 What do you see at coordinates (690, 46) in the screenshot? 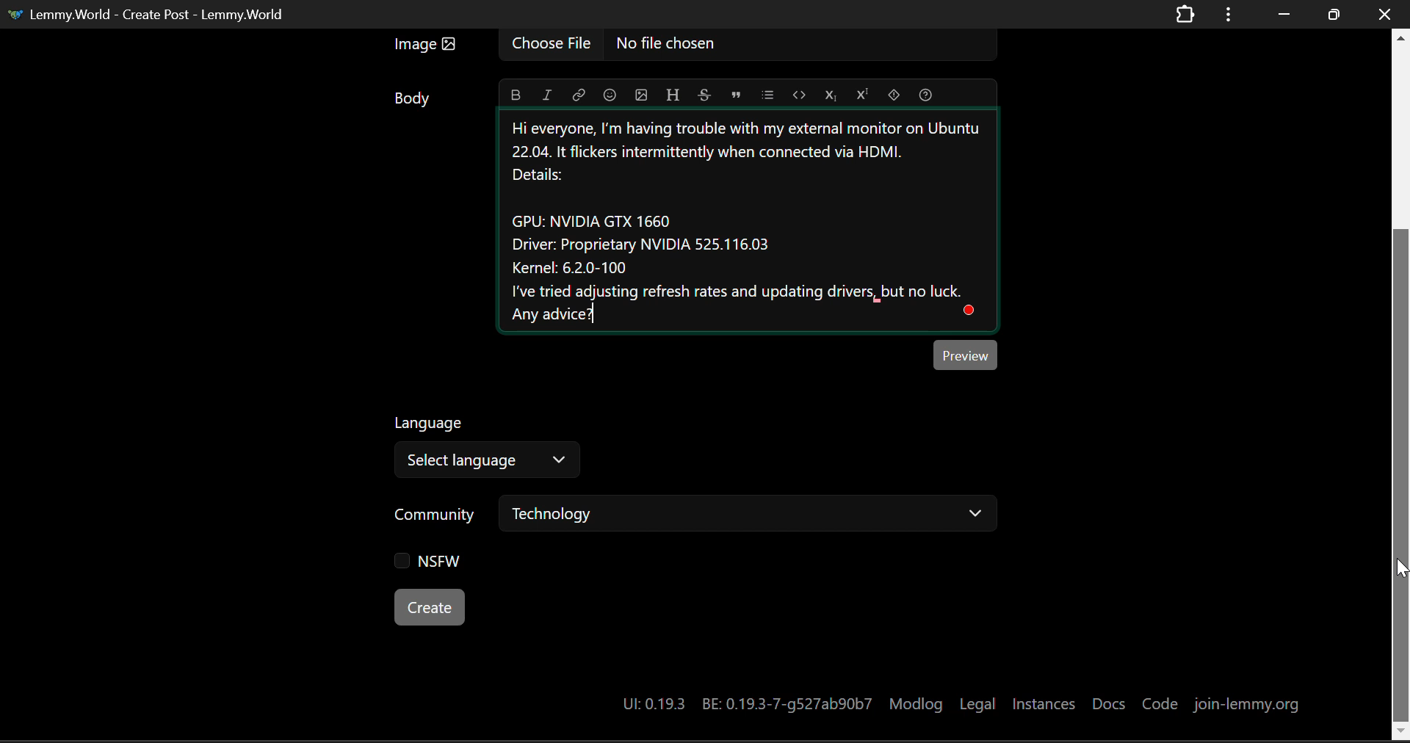
I see `Insert Image Field` at bounding box center [690, 46].